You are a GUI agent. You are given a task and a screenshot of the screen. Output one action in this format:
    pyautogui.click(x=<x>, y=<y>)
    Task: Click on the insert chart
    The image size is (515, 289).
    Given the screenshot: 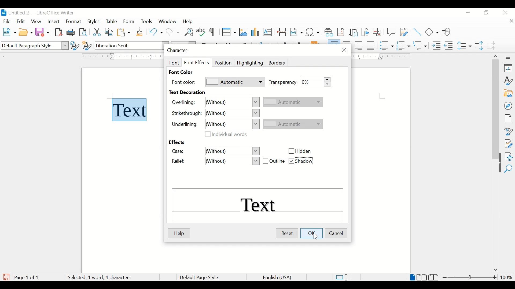 What is the action you would take?
    pyautogui.click(x=256, y=32)
    